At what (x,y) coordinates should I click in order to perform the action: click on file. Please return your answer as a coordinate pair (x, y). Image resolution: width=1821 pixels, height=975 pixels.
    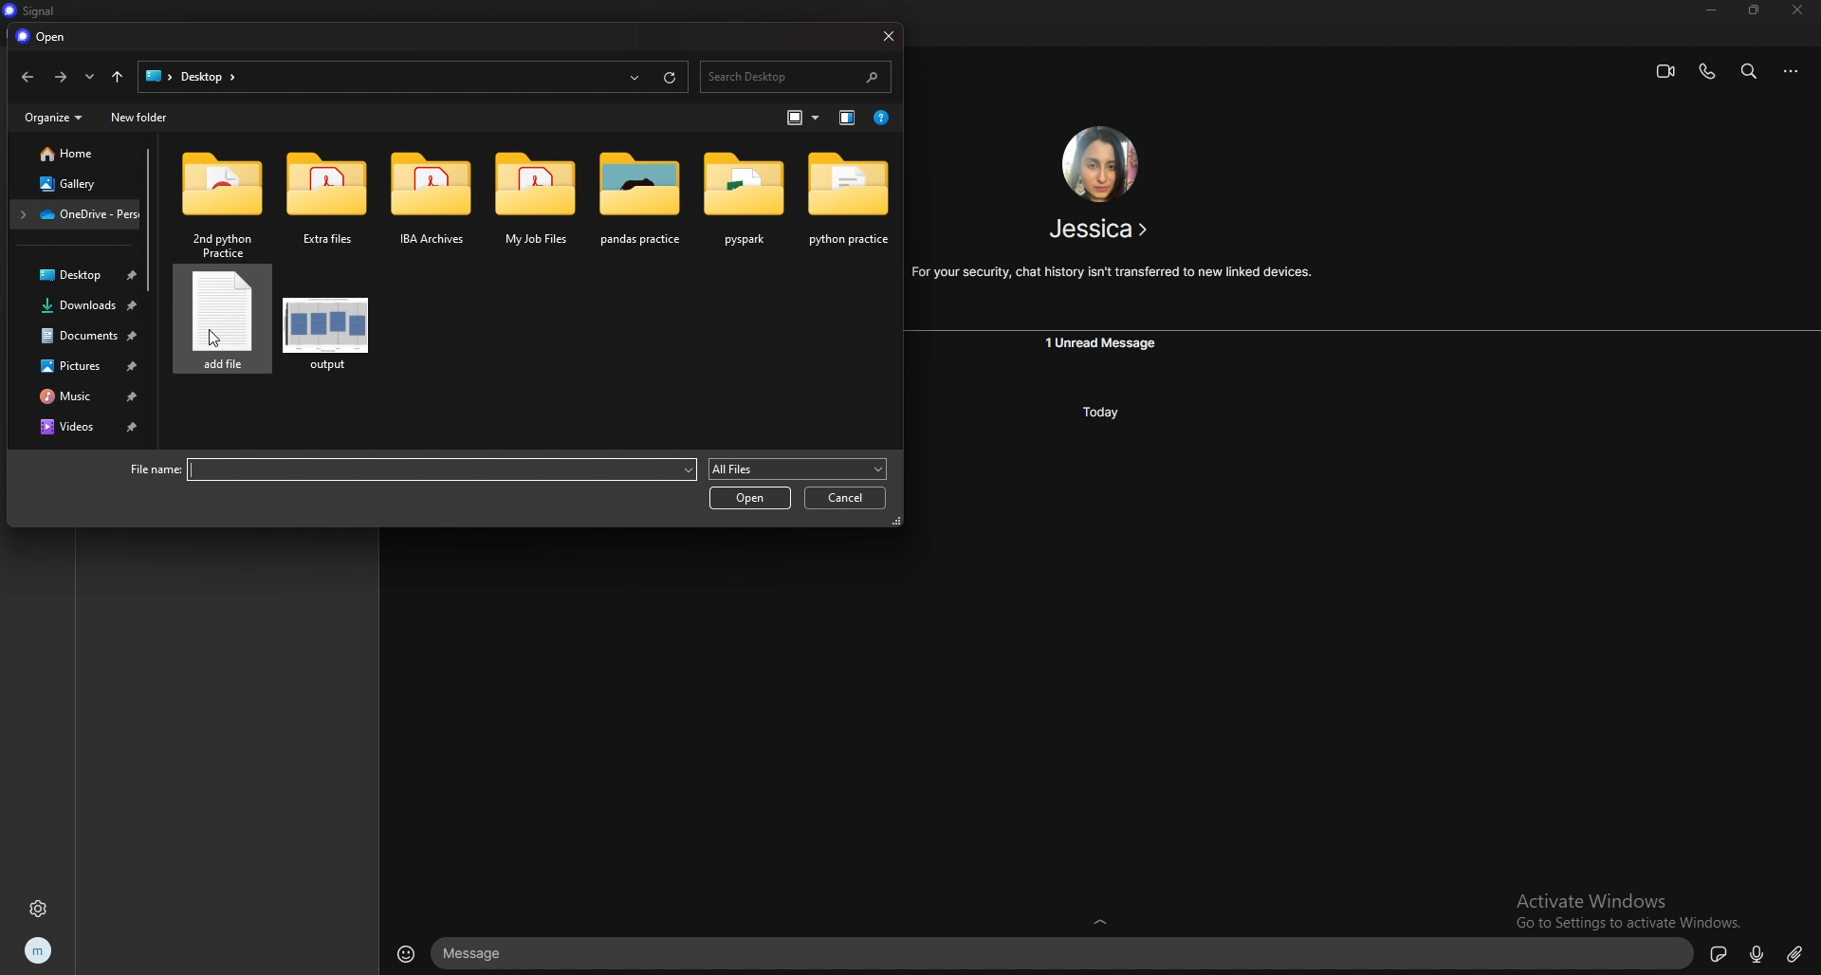
    Looking at the image, I should click on (328, 325).